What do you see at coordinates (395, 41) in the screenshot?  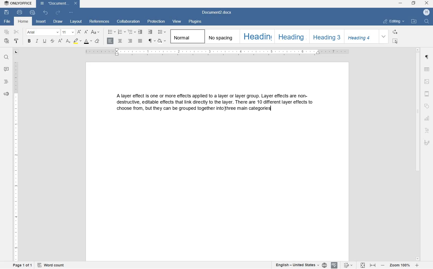 I see `select all ` at bounding box center [395, 41].